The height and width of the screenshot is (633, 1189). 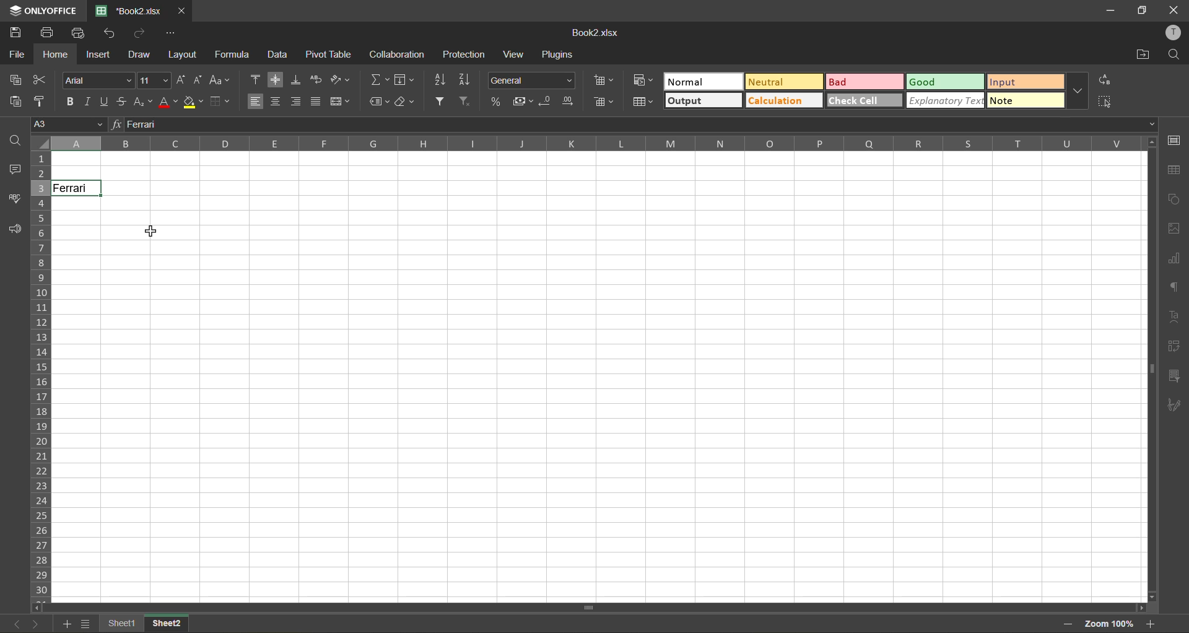 What do you see at coordinates (39, 624) in the screenshot?
I see `next` at bounding box center [39, 624].